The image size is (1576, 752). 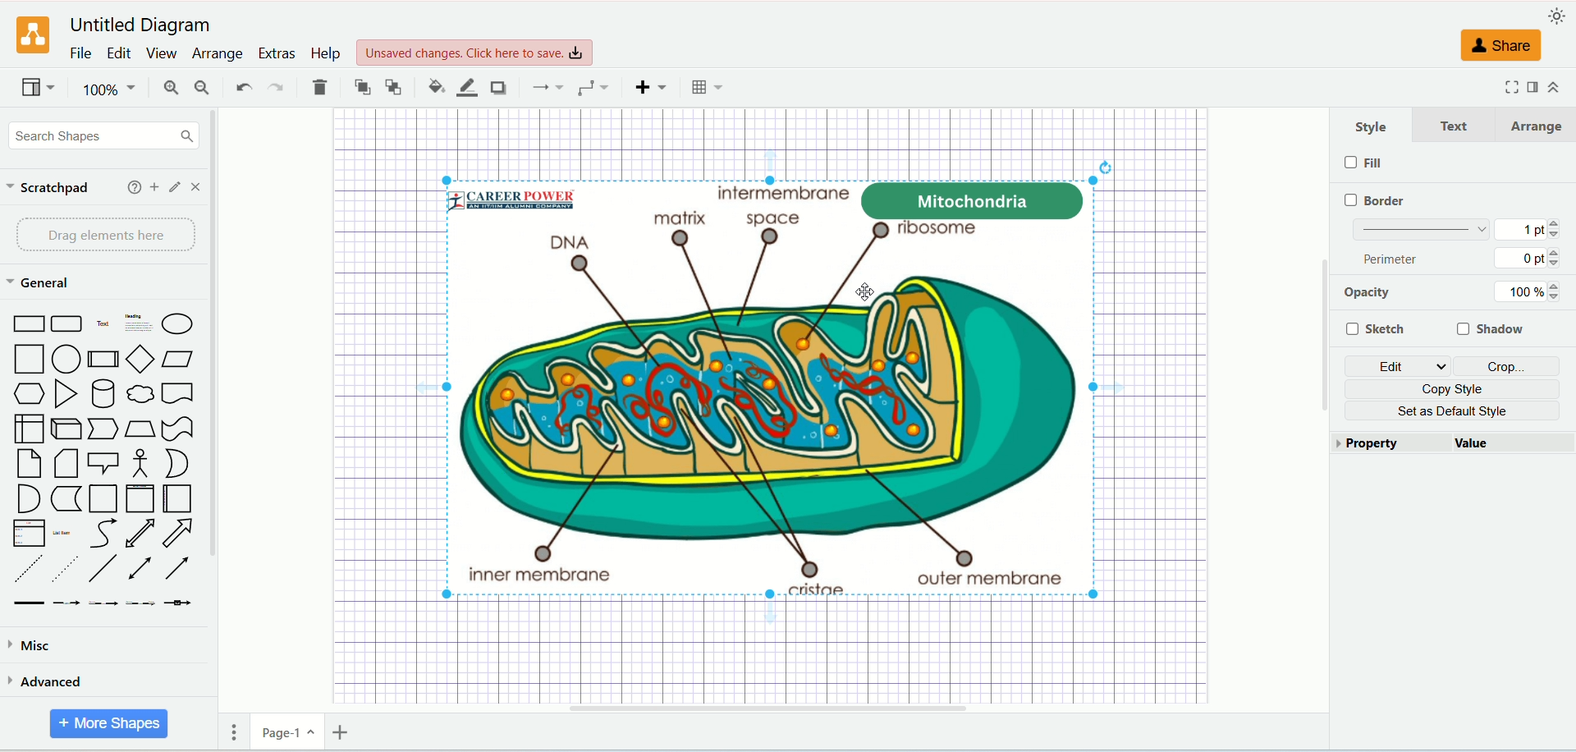 What do you see at coordinates (289, 731) in the screenshot?
I see `page-1` at bounding box center [289, 731].